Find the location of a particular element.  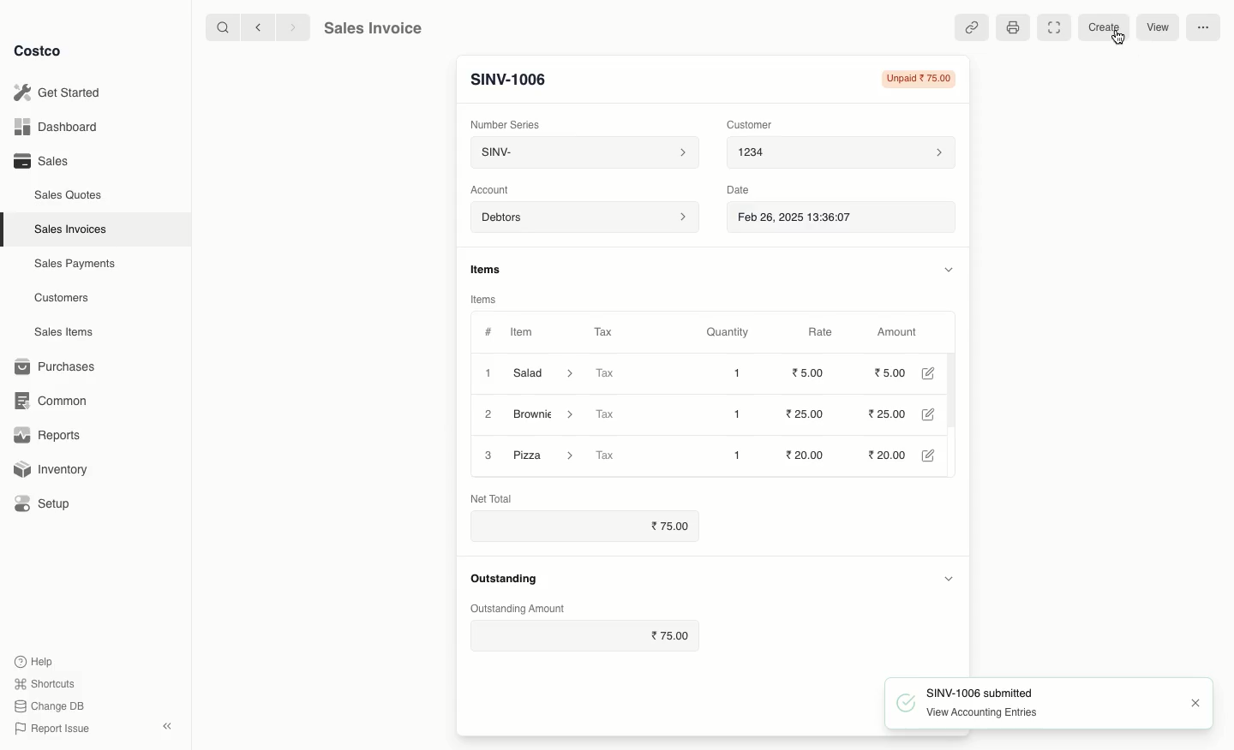

75.00 is located at coordinates (671, 637).